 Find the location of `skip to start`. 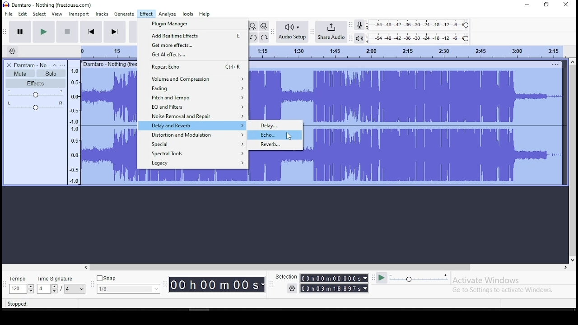

skip to start is located at coordinates (91, 31).